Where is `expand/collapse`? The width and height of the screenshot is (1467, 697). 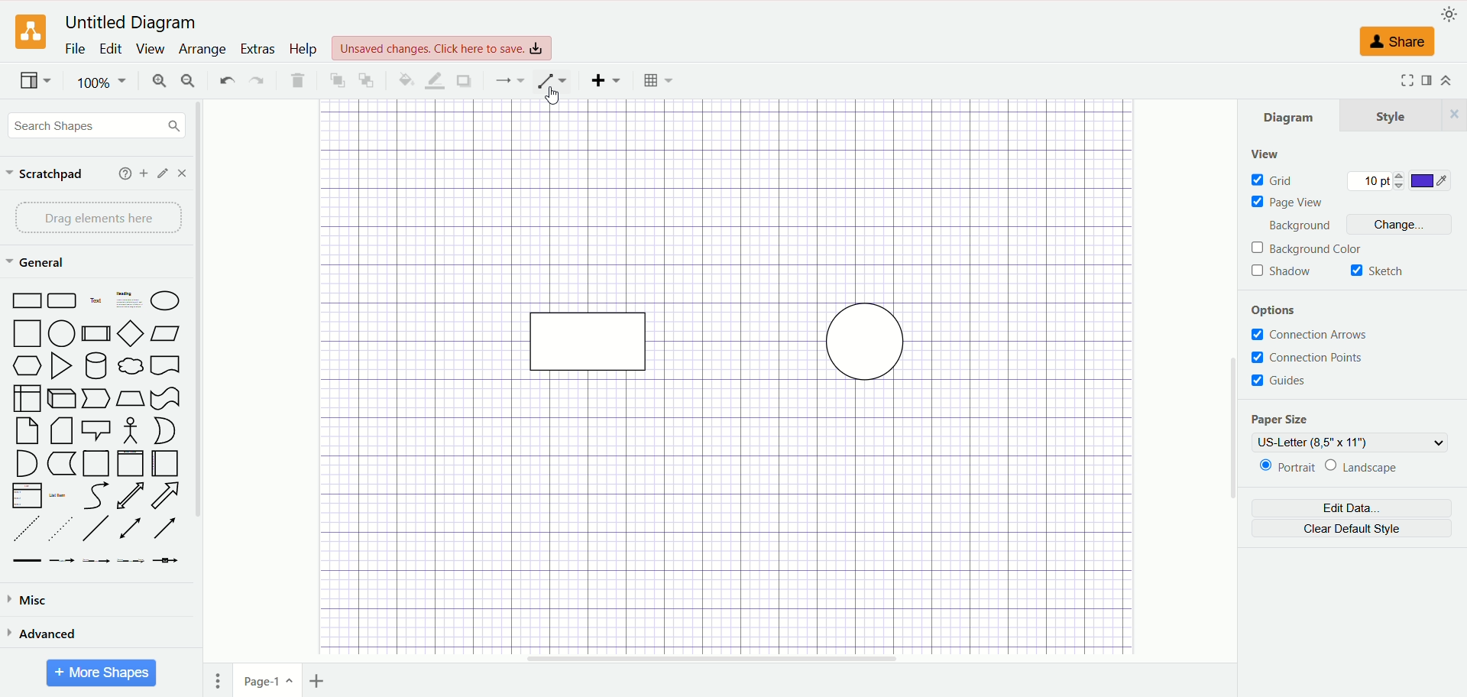
expand/collapse is located at coordinates (1446, 80).